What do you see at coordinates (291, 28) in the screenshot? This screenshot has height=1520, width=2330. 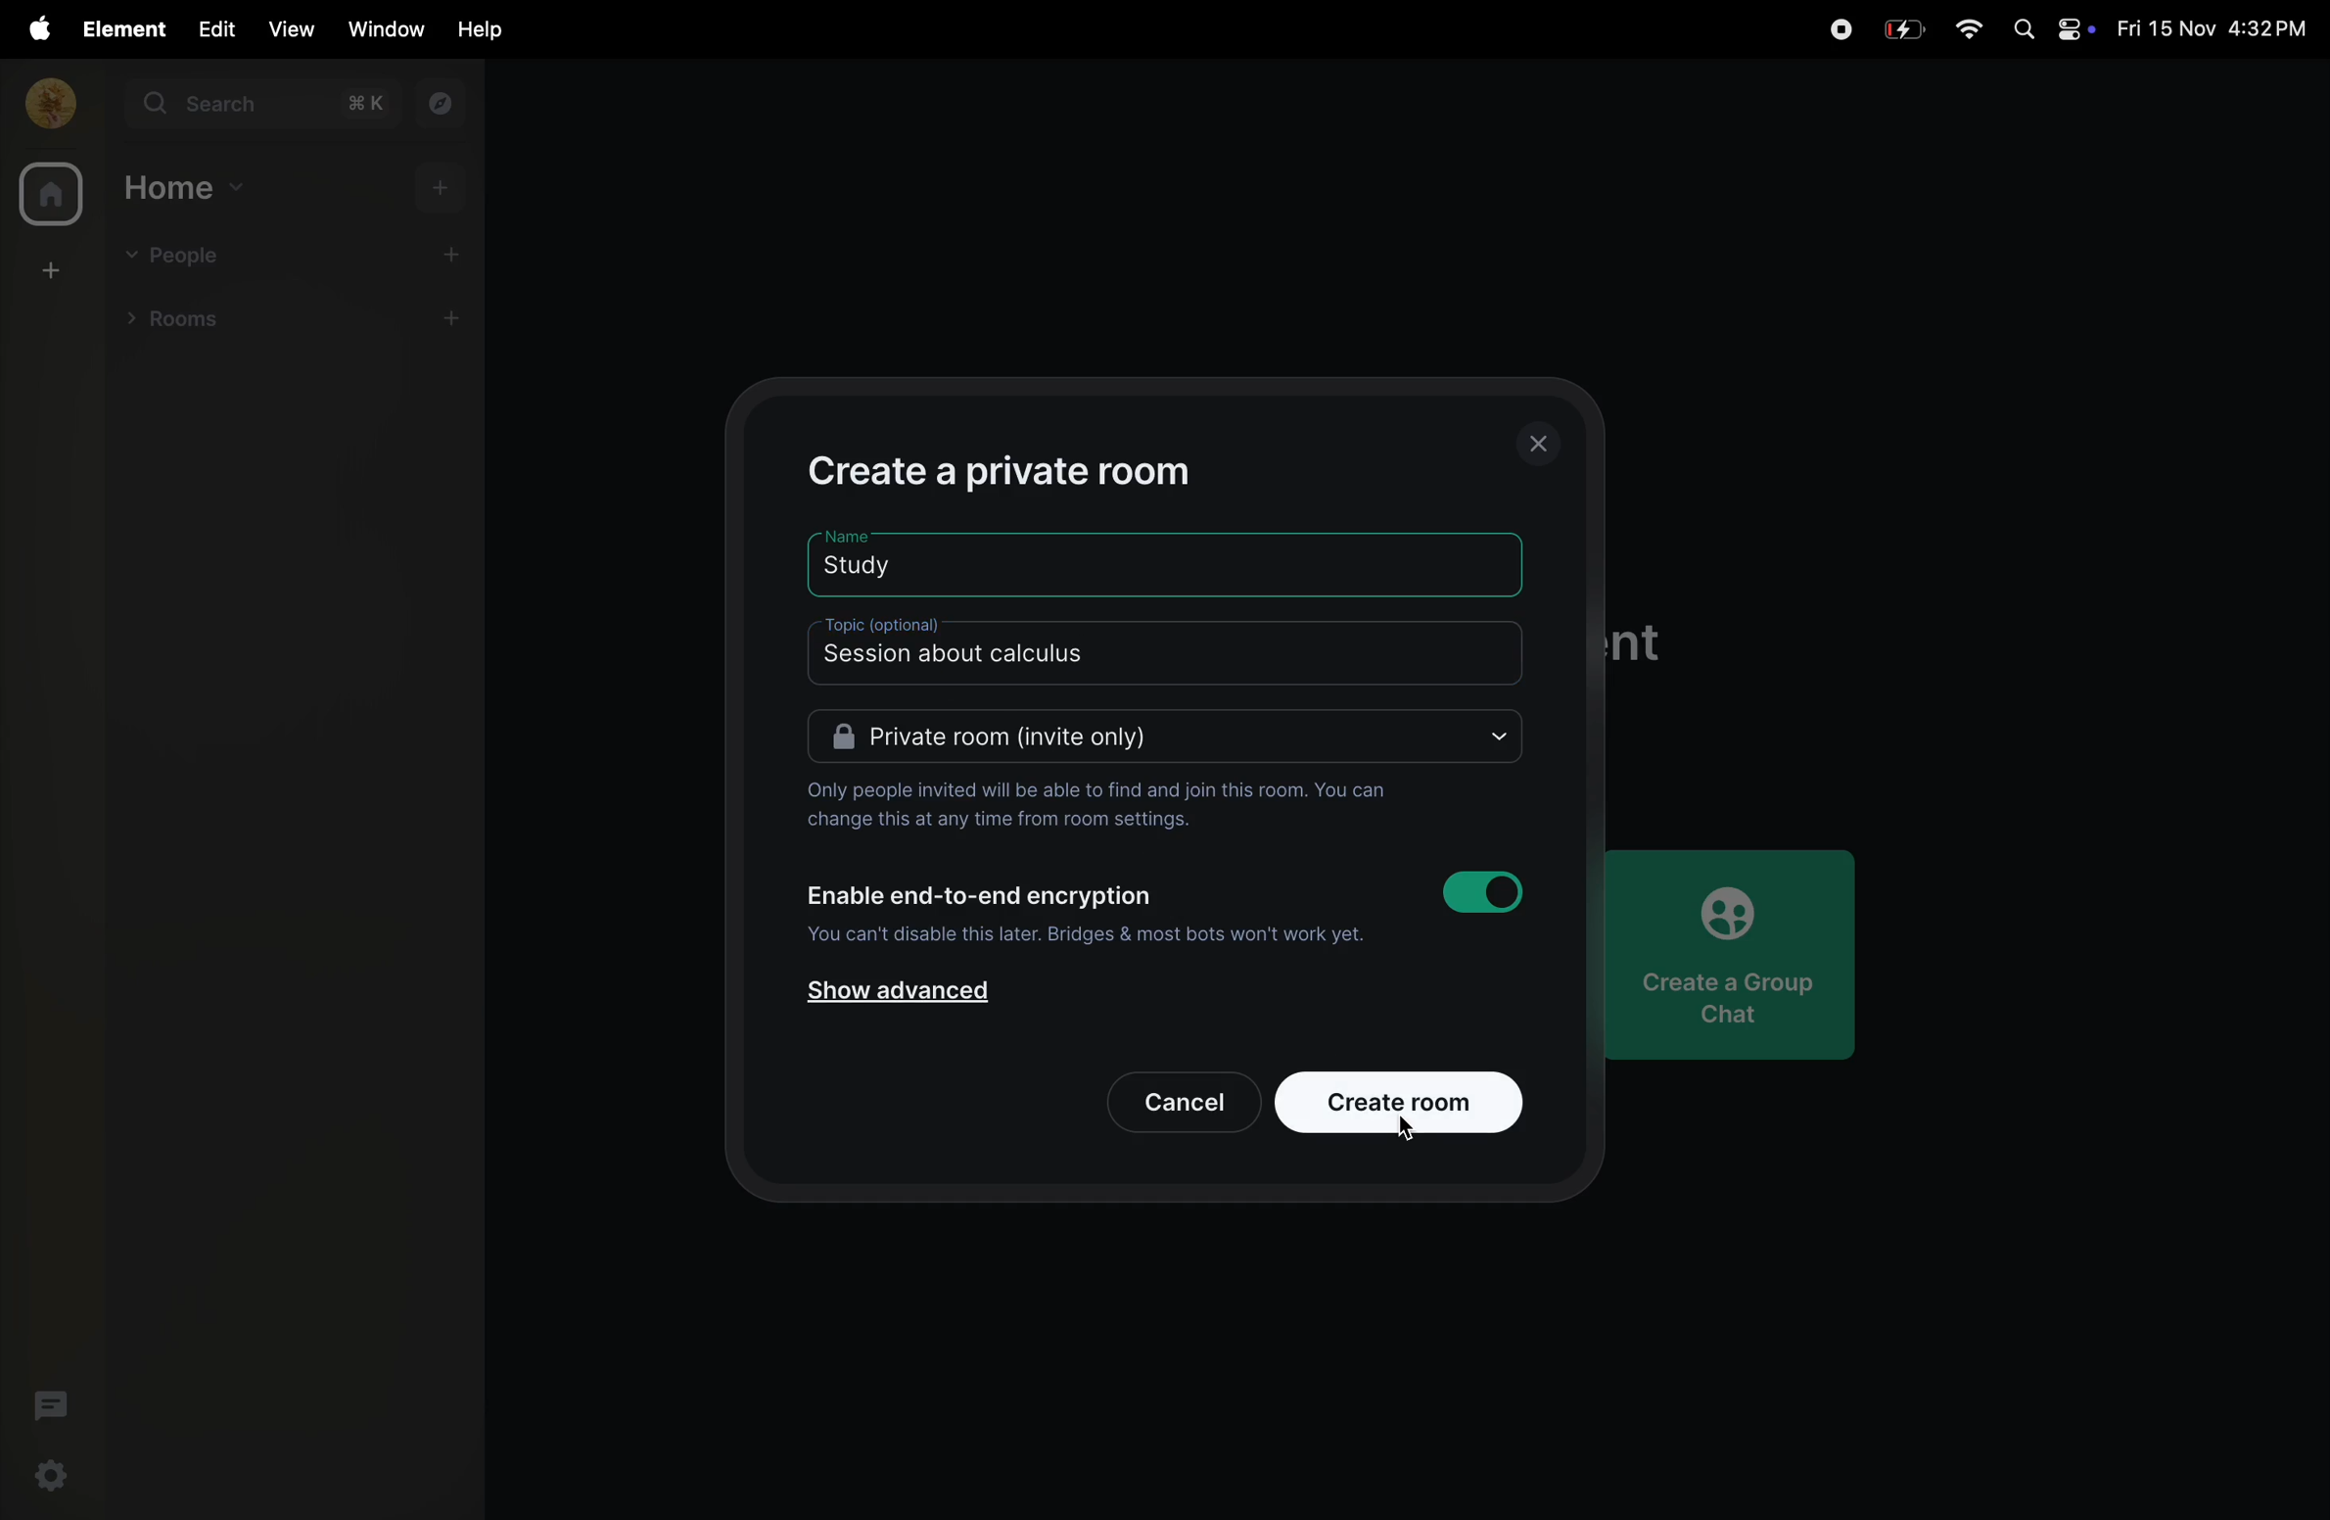 I see `view` at bounding box center [291, 28].